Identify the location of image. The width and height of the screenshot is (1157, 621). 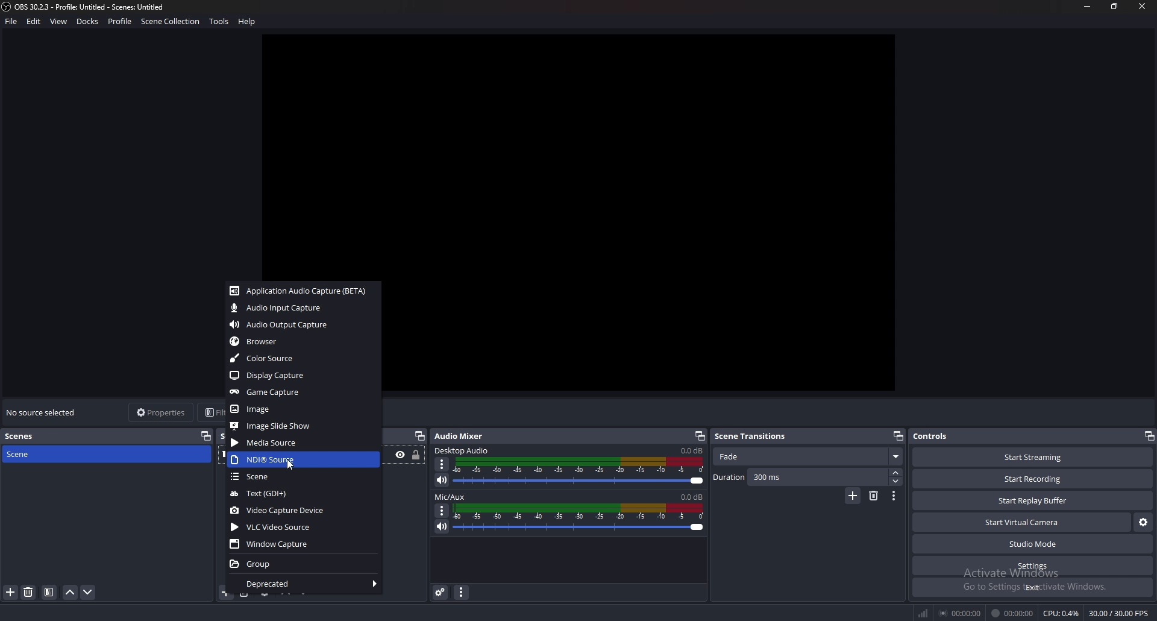
(302, 409).